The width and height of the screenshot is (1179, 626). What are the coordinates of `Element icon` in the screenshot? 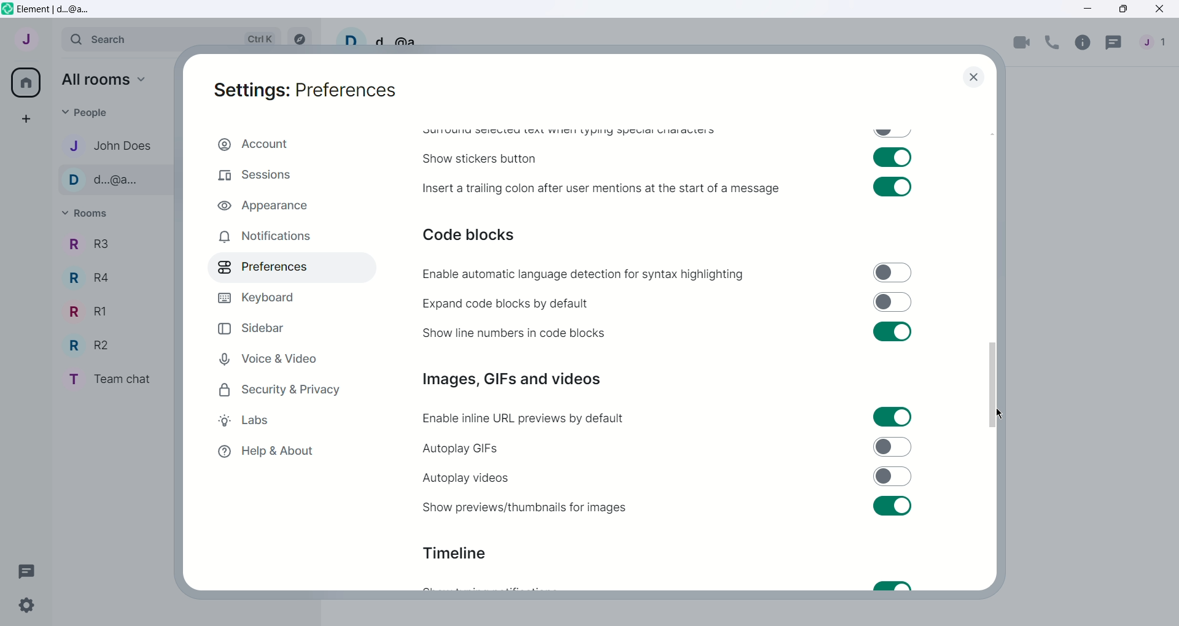 It's located at (7, 9).